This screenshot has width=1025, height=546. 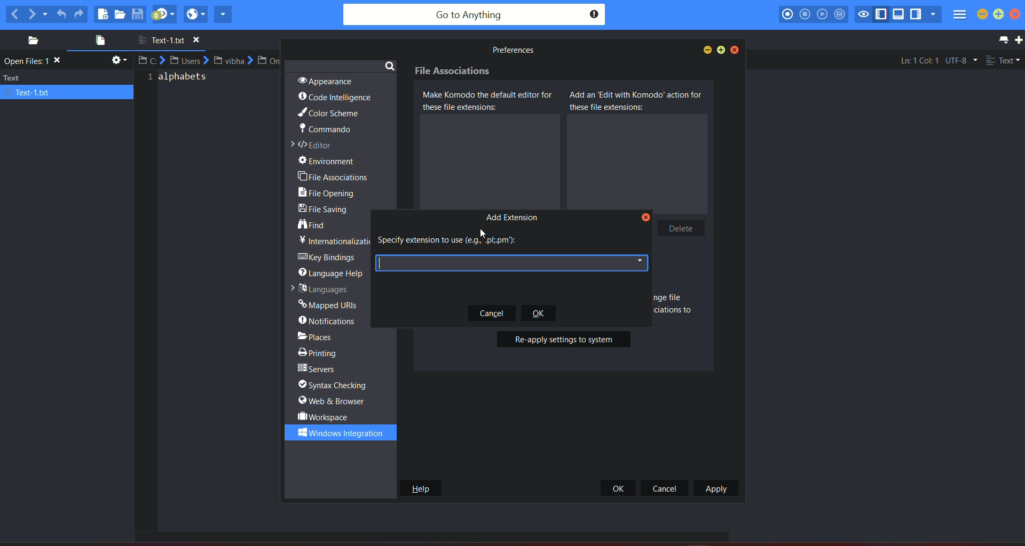 What do you see at coordinates (491, 101) in the screenshot?
I see `Make komodo the default editor for these file extensions` at bounding box center [491, 101].